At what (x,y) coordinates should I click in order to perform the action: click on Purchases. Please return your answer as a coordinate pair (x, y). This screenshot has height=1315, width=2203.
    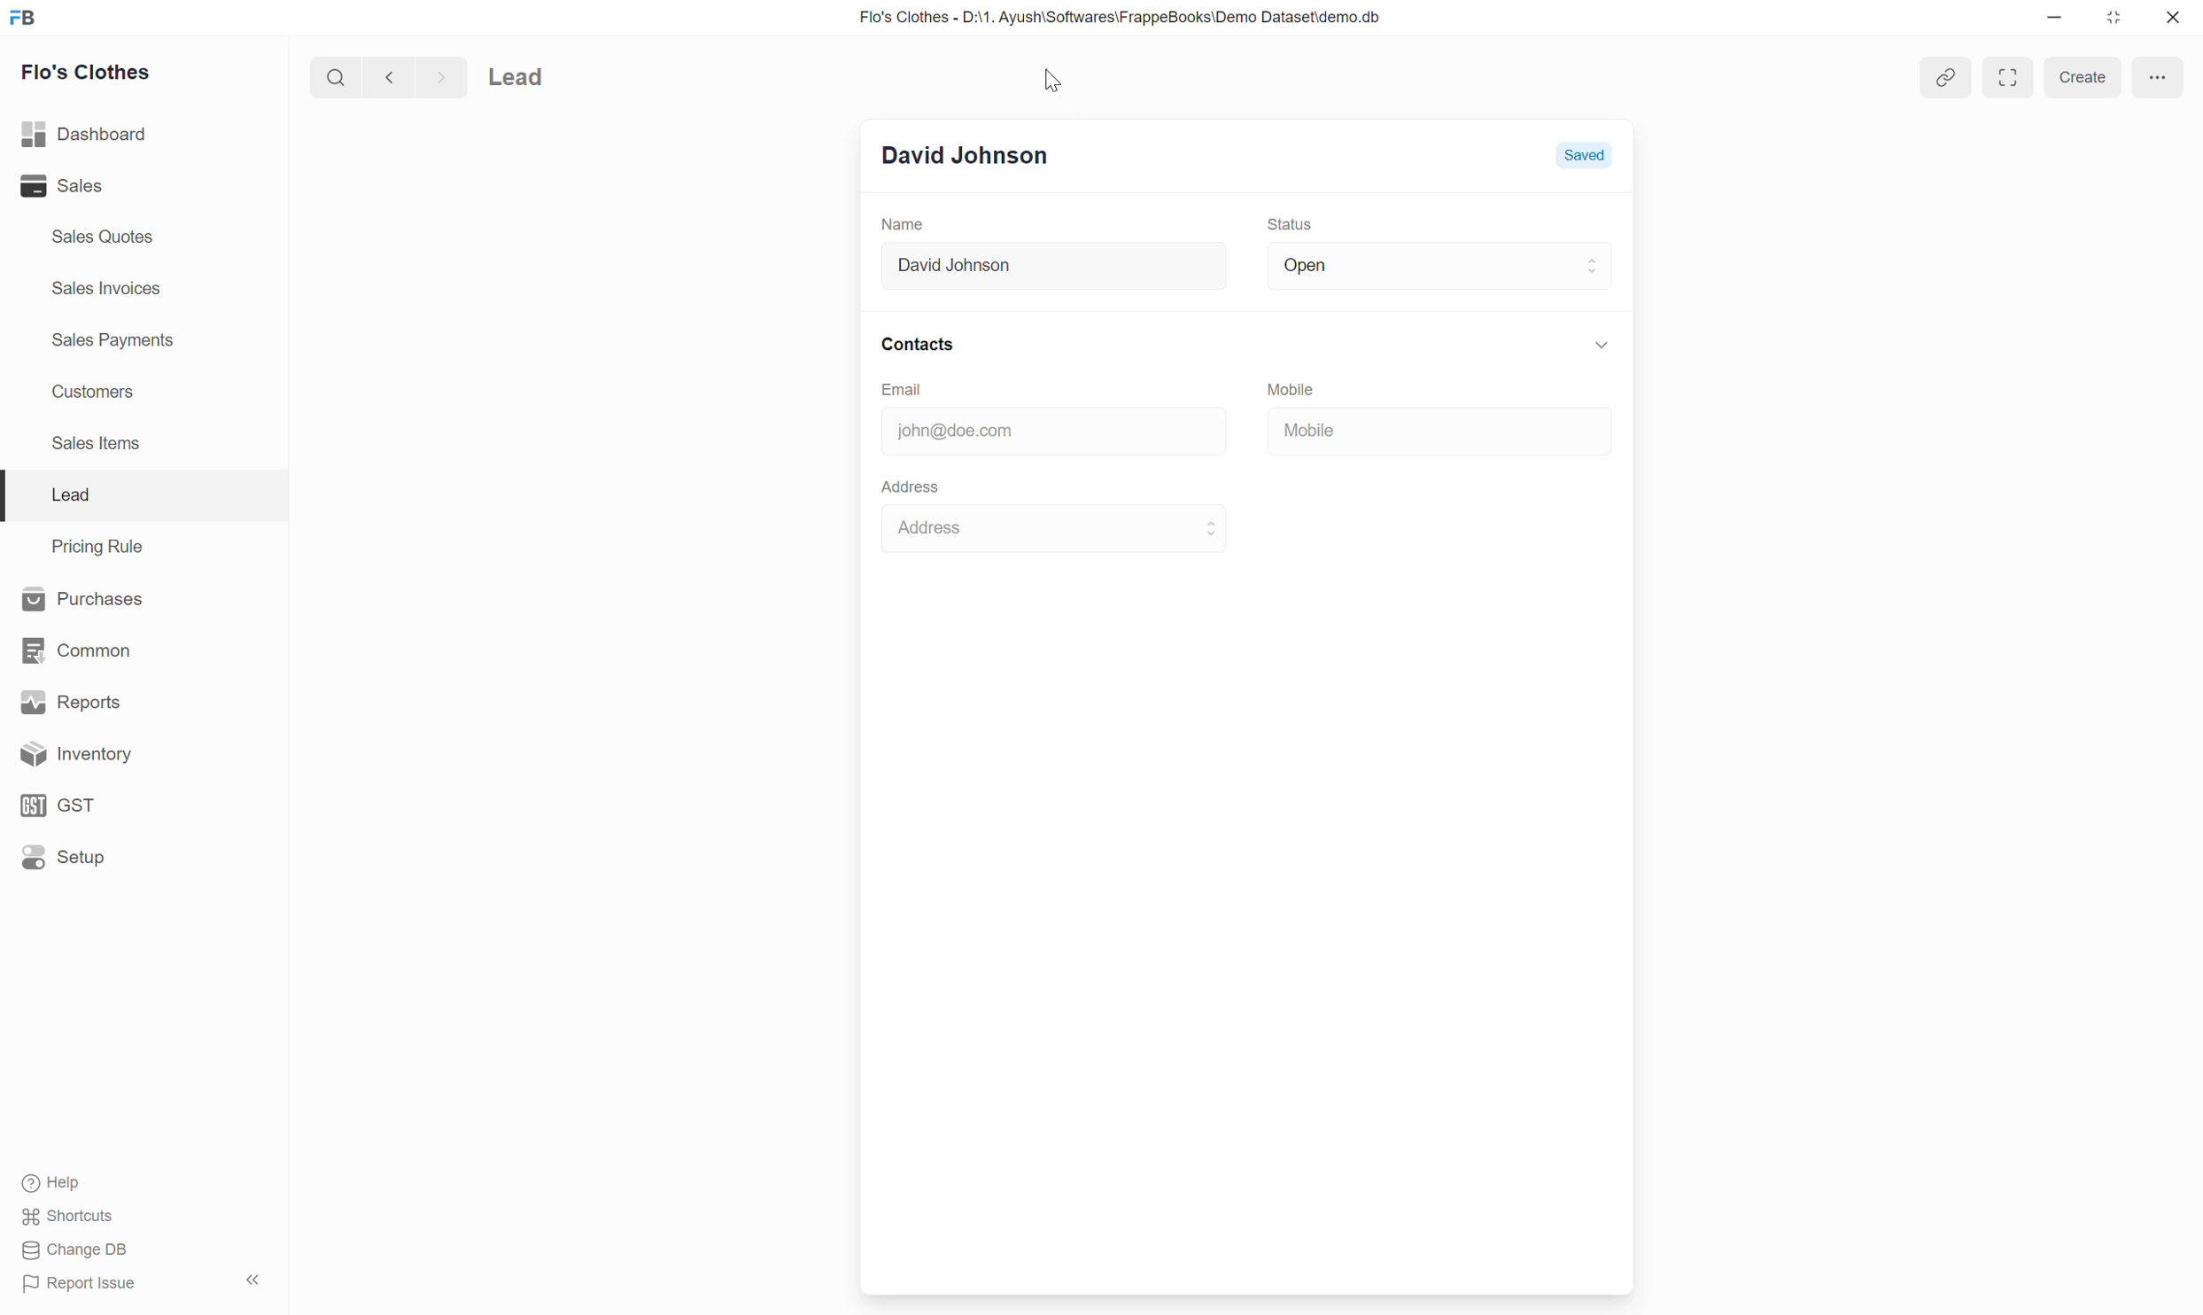
    Looking at the image, I should click on (82, 597).